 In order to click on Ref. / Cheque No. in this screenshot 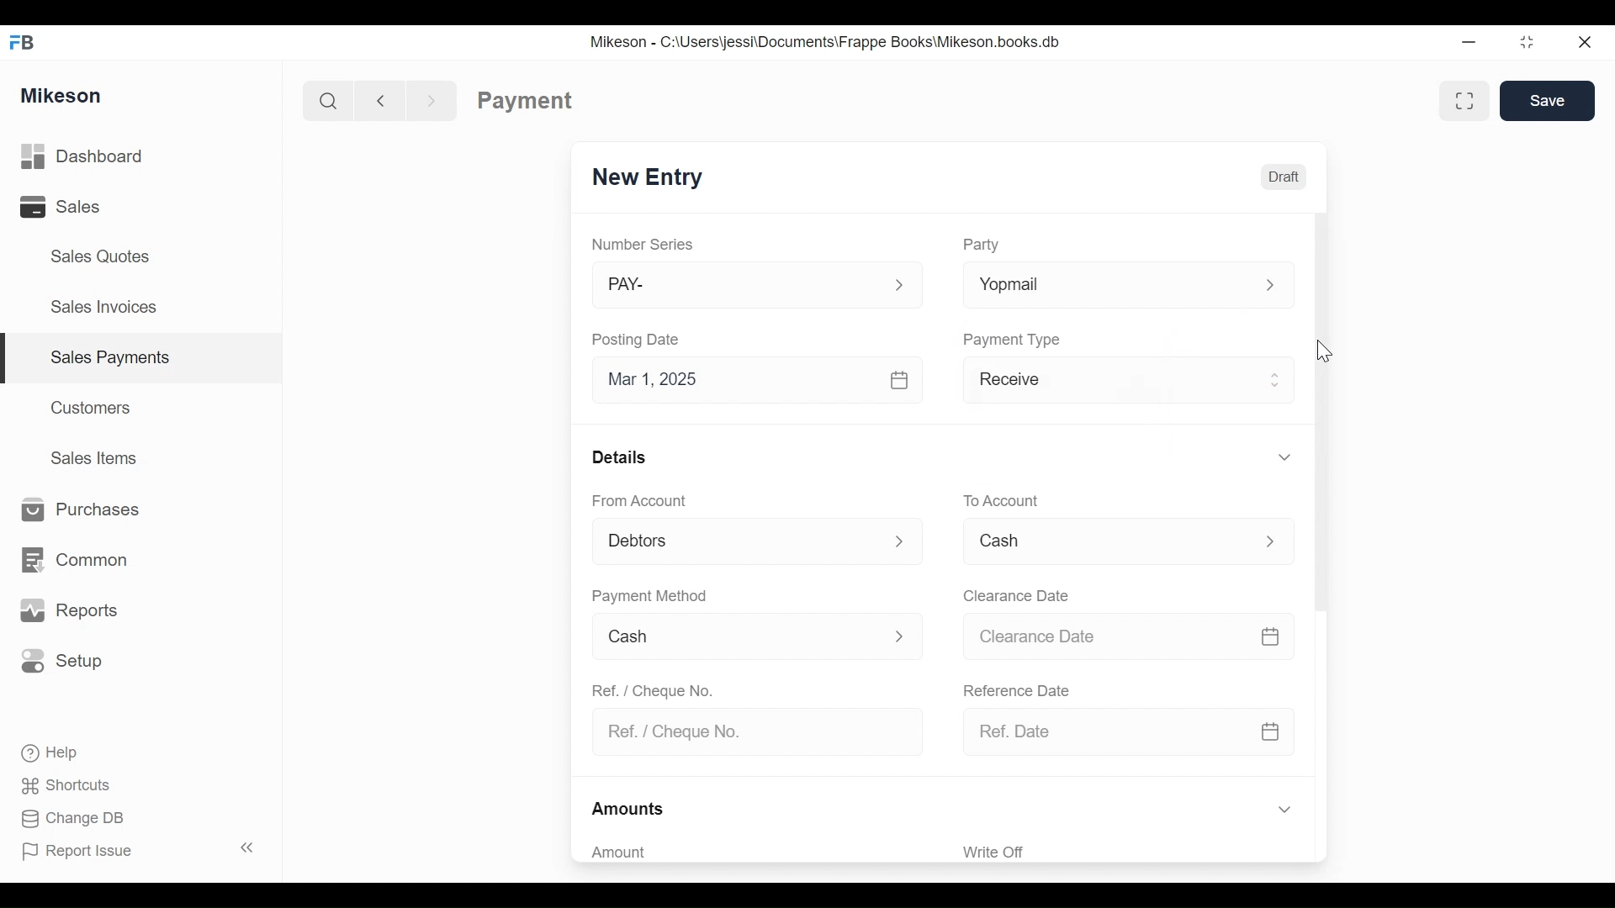, I will do `click(762, 731)`.